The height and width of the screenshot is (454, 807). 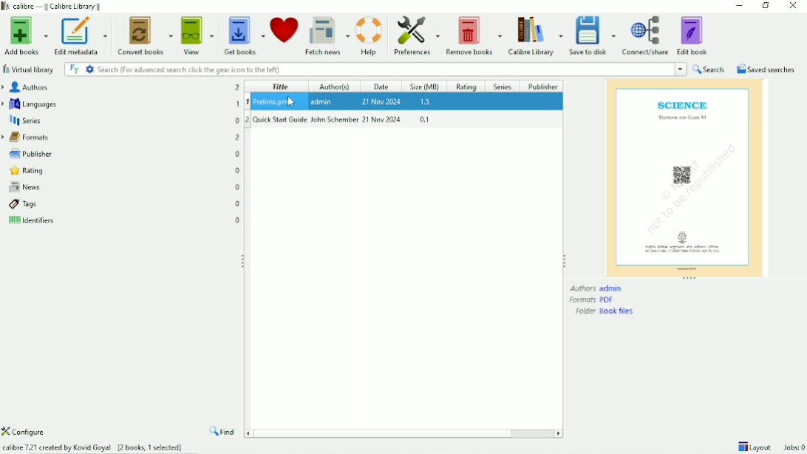 What do you see at coordinates (736, 6) in the screenshot?
I see `Minimize` at bounding box center [736, 6].